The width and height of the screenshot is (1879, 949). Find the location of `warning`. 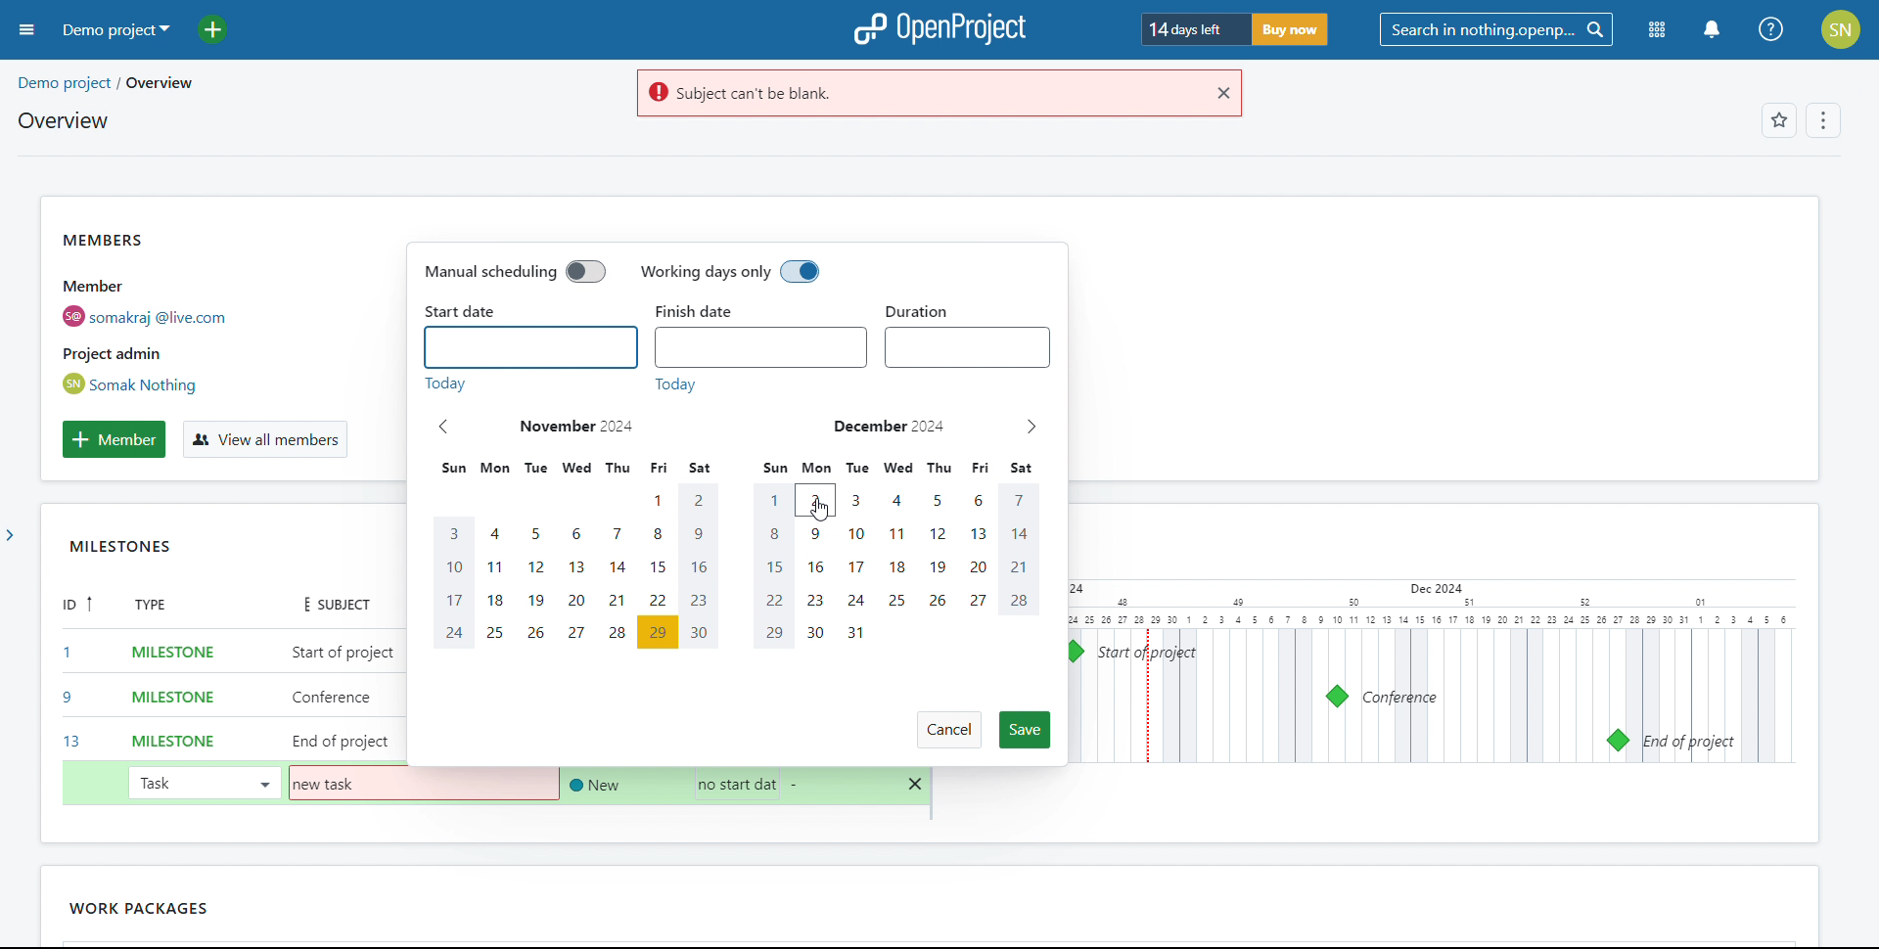

warning is located at coordinates (915, 94).